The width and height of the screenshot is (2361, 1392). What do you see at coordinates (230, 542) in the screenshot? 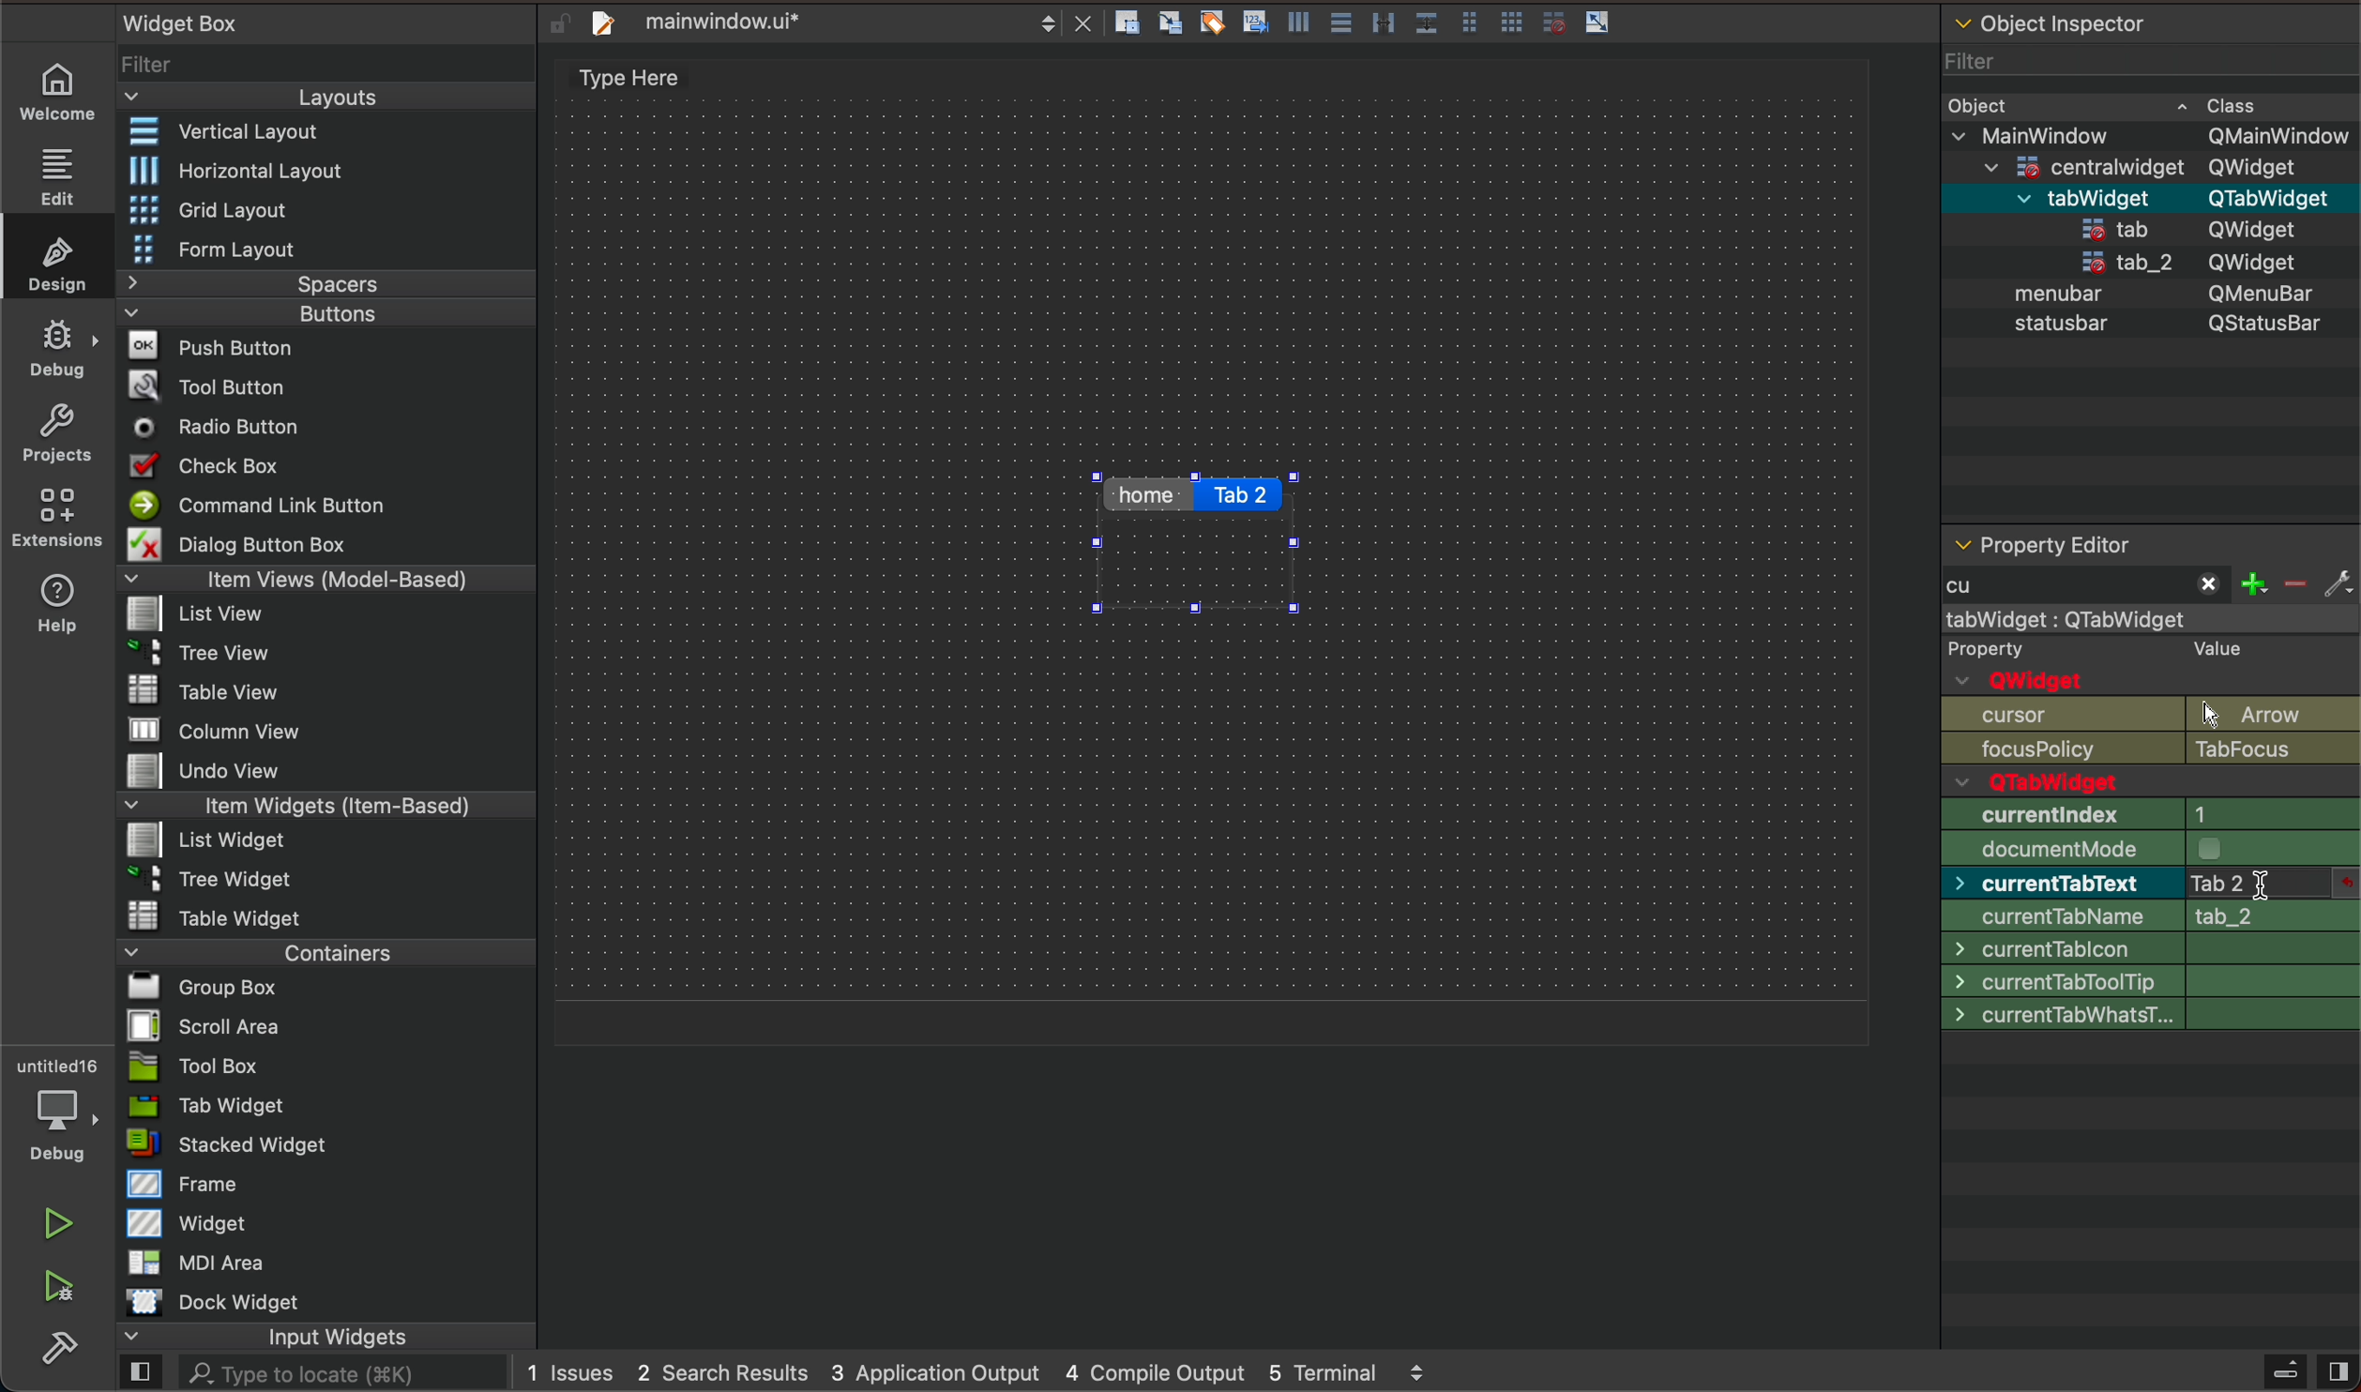
I see `Dialog Button Box` at bounding box center [230, 542].